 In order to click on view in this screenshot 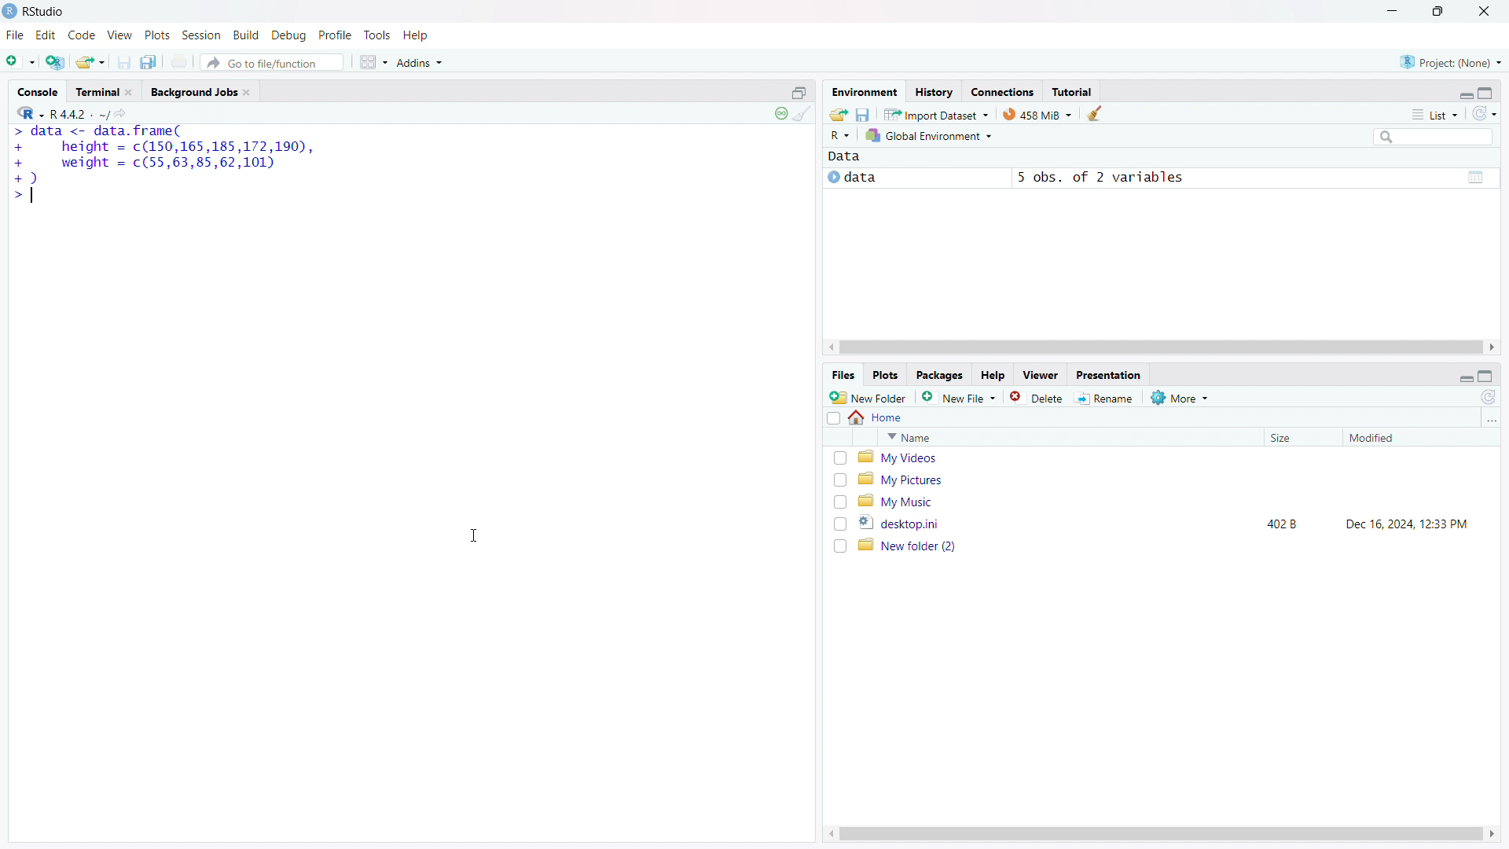, I will do `click(120, 35)`.